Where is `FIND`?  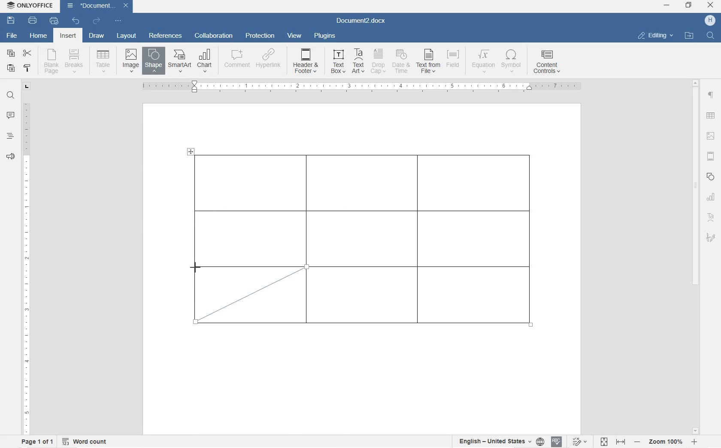
FIND is located at coordinates (711, 35).